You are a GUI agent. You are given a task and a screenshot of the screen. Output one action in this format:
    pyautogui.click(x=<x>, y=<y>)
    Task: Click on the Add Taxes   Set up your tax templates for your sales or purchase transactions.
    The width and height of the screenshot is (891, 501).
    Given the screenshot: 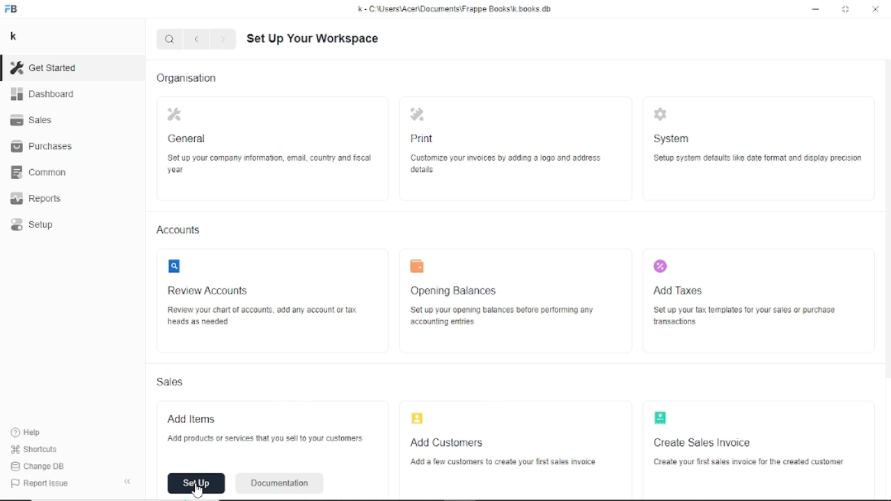 What is the action you would take?
    pyautogui.click(x=742, y=296)
    